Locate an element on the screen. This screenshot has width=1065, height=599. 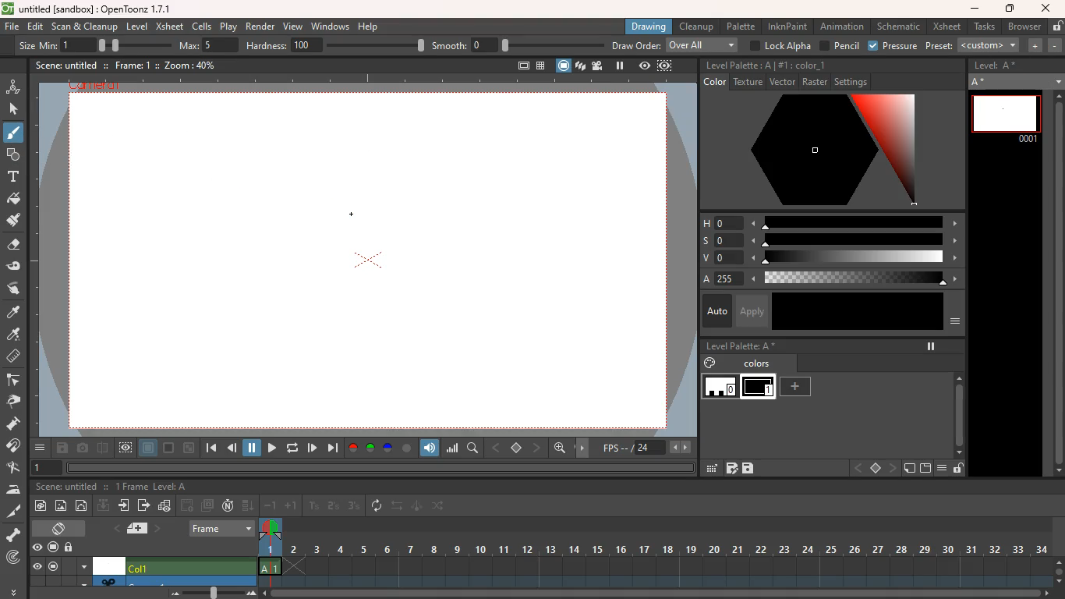
screen is located at coordinates (169, 448).